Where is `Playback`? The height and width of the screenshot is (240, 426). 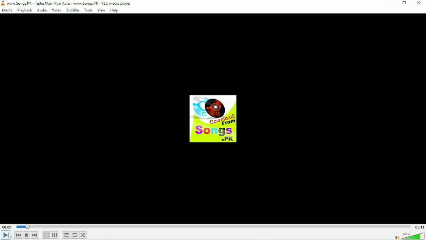 Playback is located at coordinates (24, 10).